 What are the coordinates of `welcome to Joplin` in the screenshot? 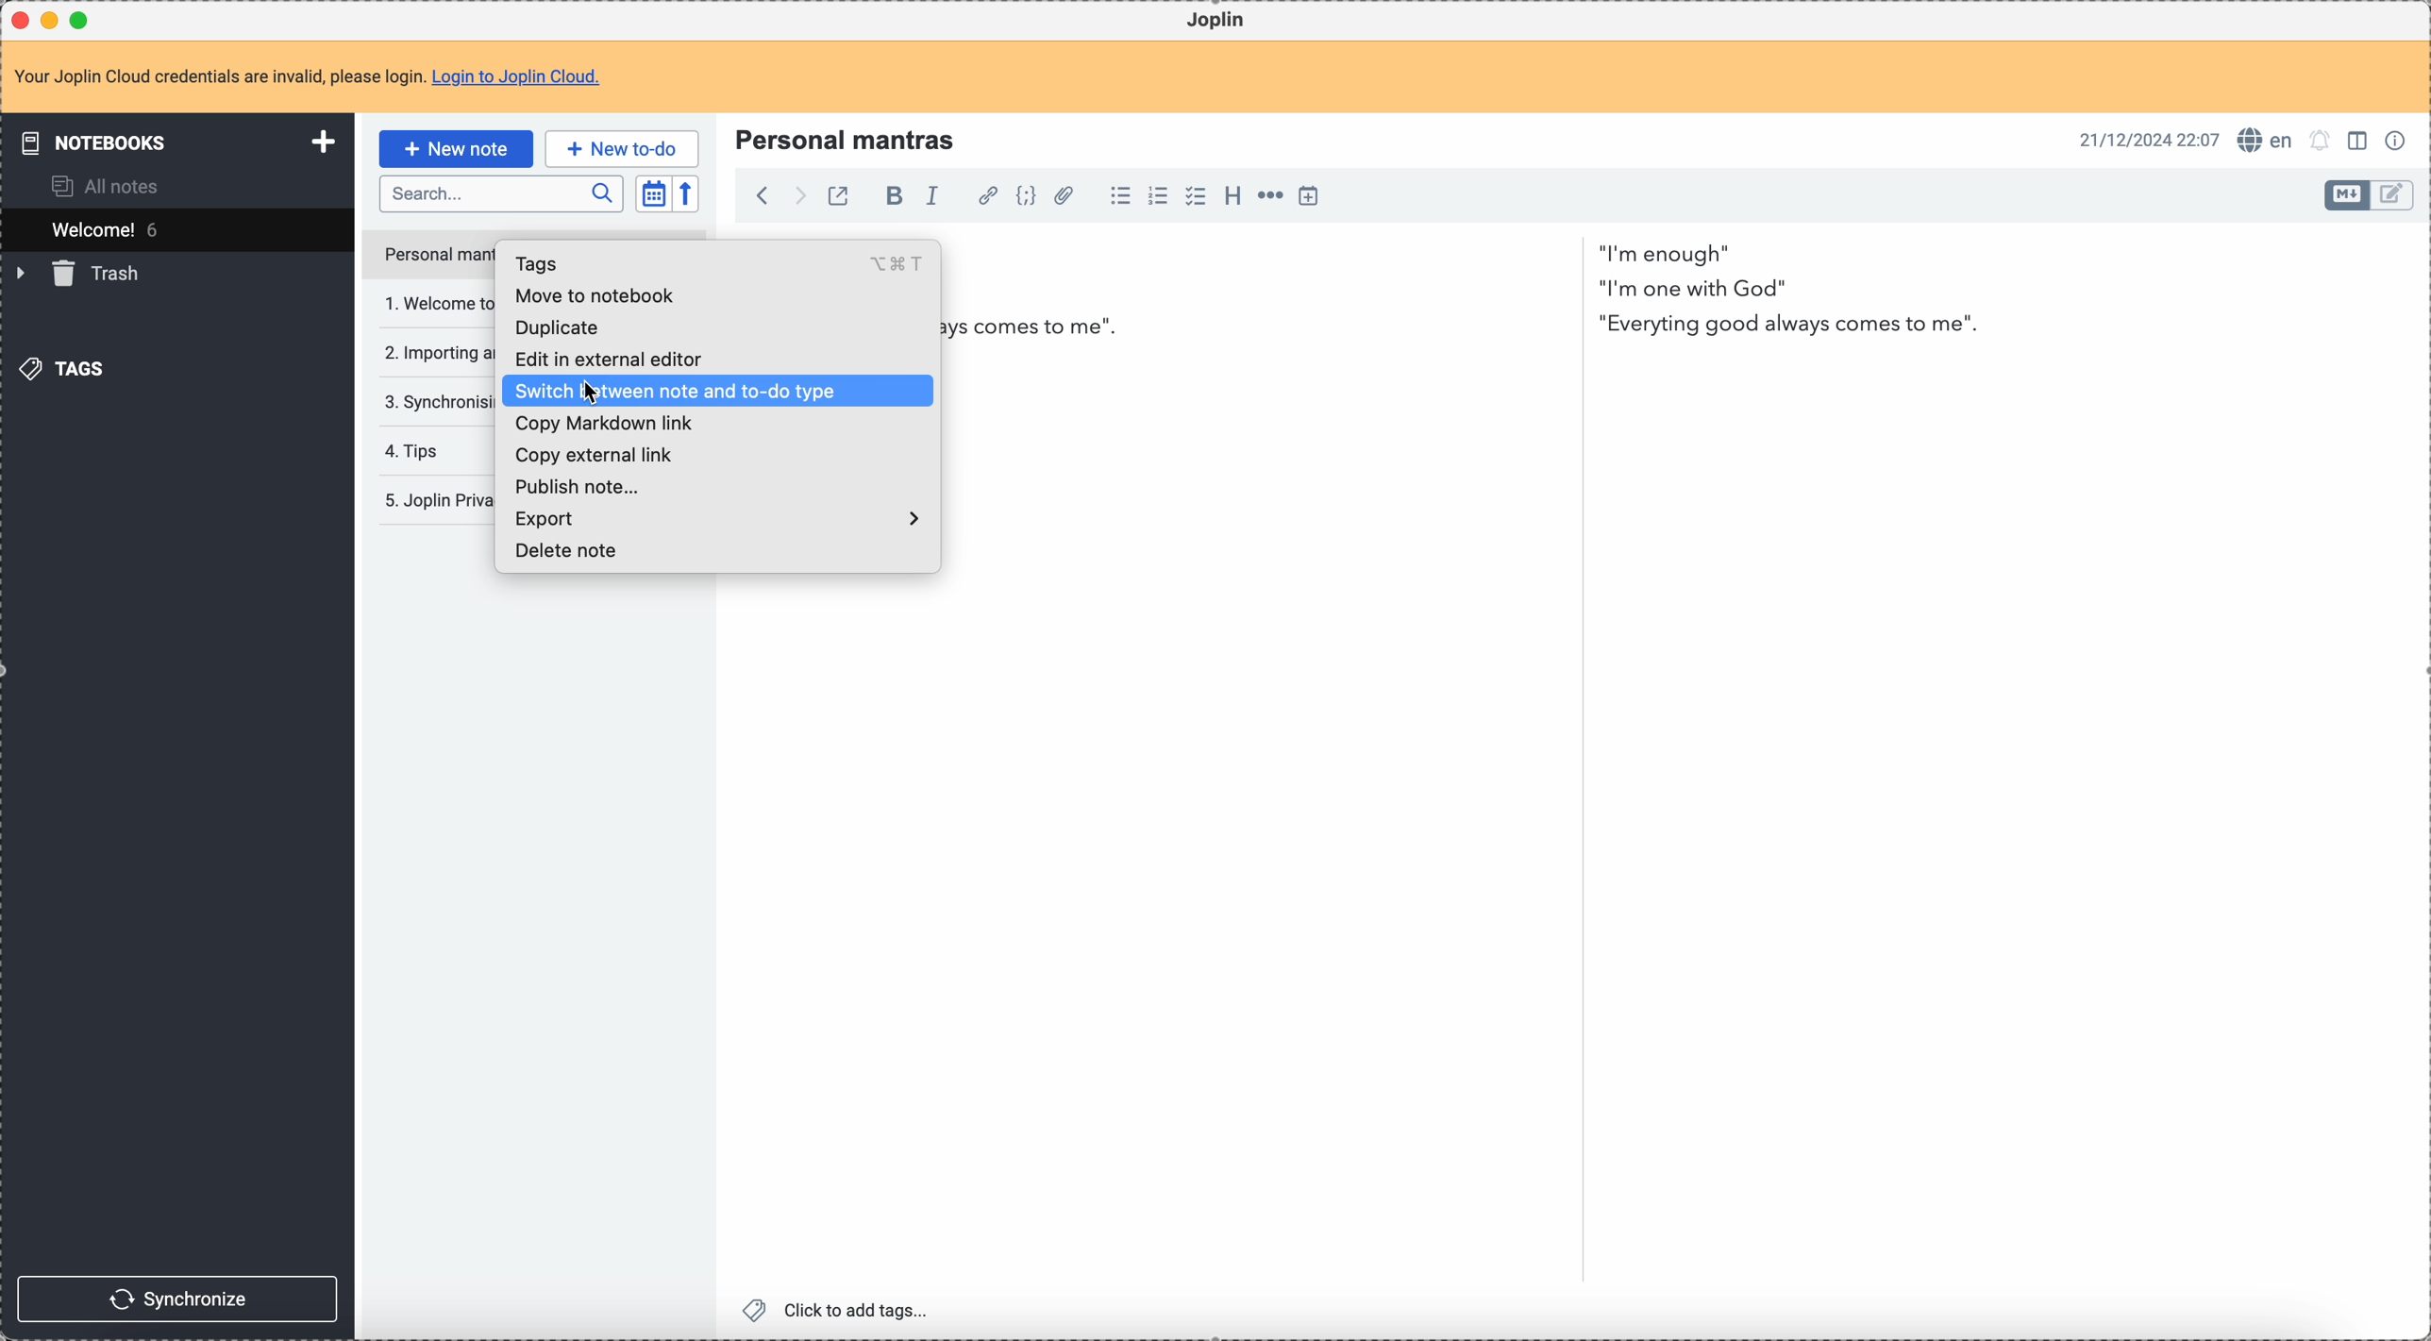 It's located at (431, 303).